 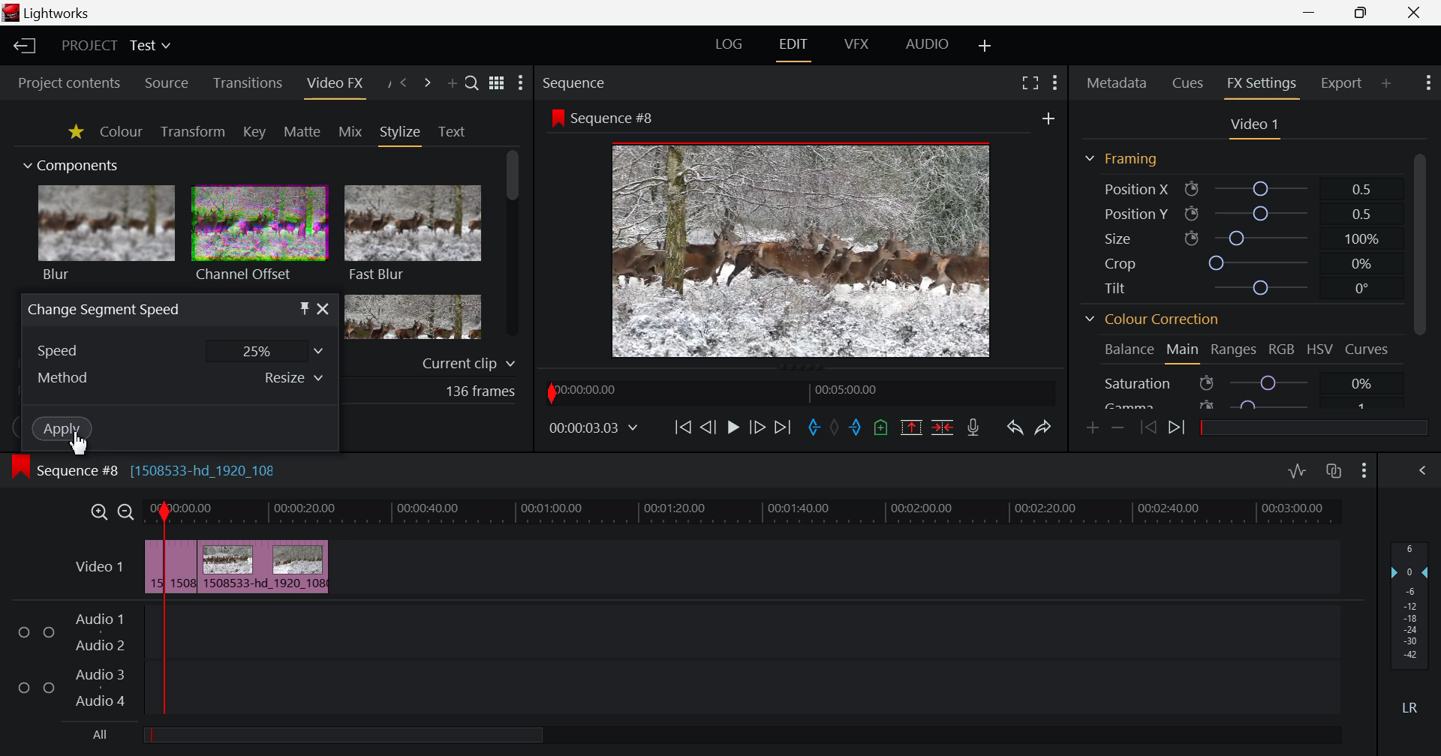 I want to click on To End, so click(x=783, y=428).